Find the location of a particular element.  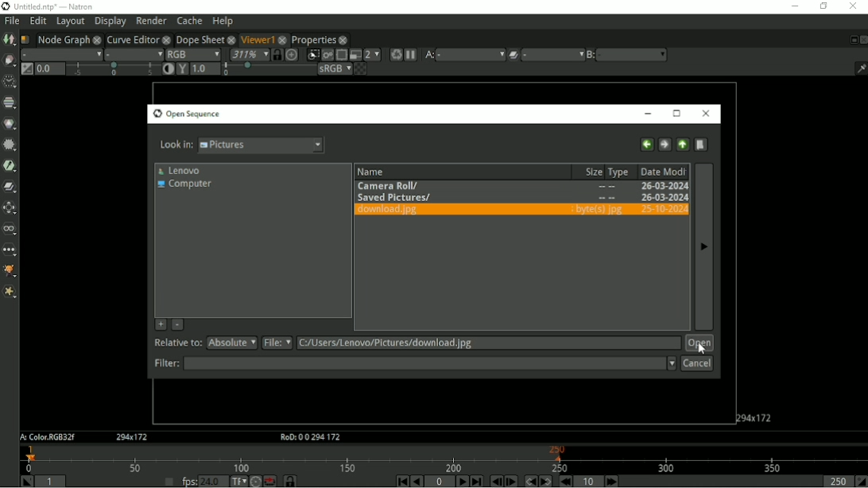

Set the playback out point at the current frame is located at coordinates (861, 482).